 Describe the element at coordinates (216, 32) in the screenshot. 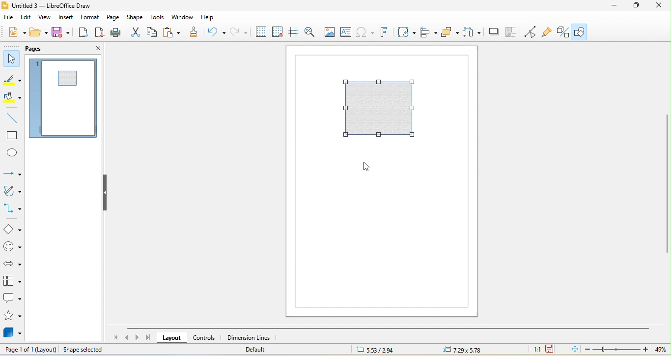

I see `undo` at that location.